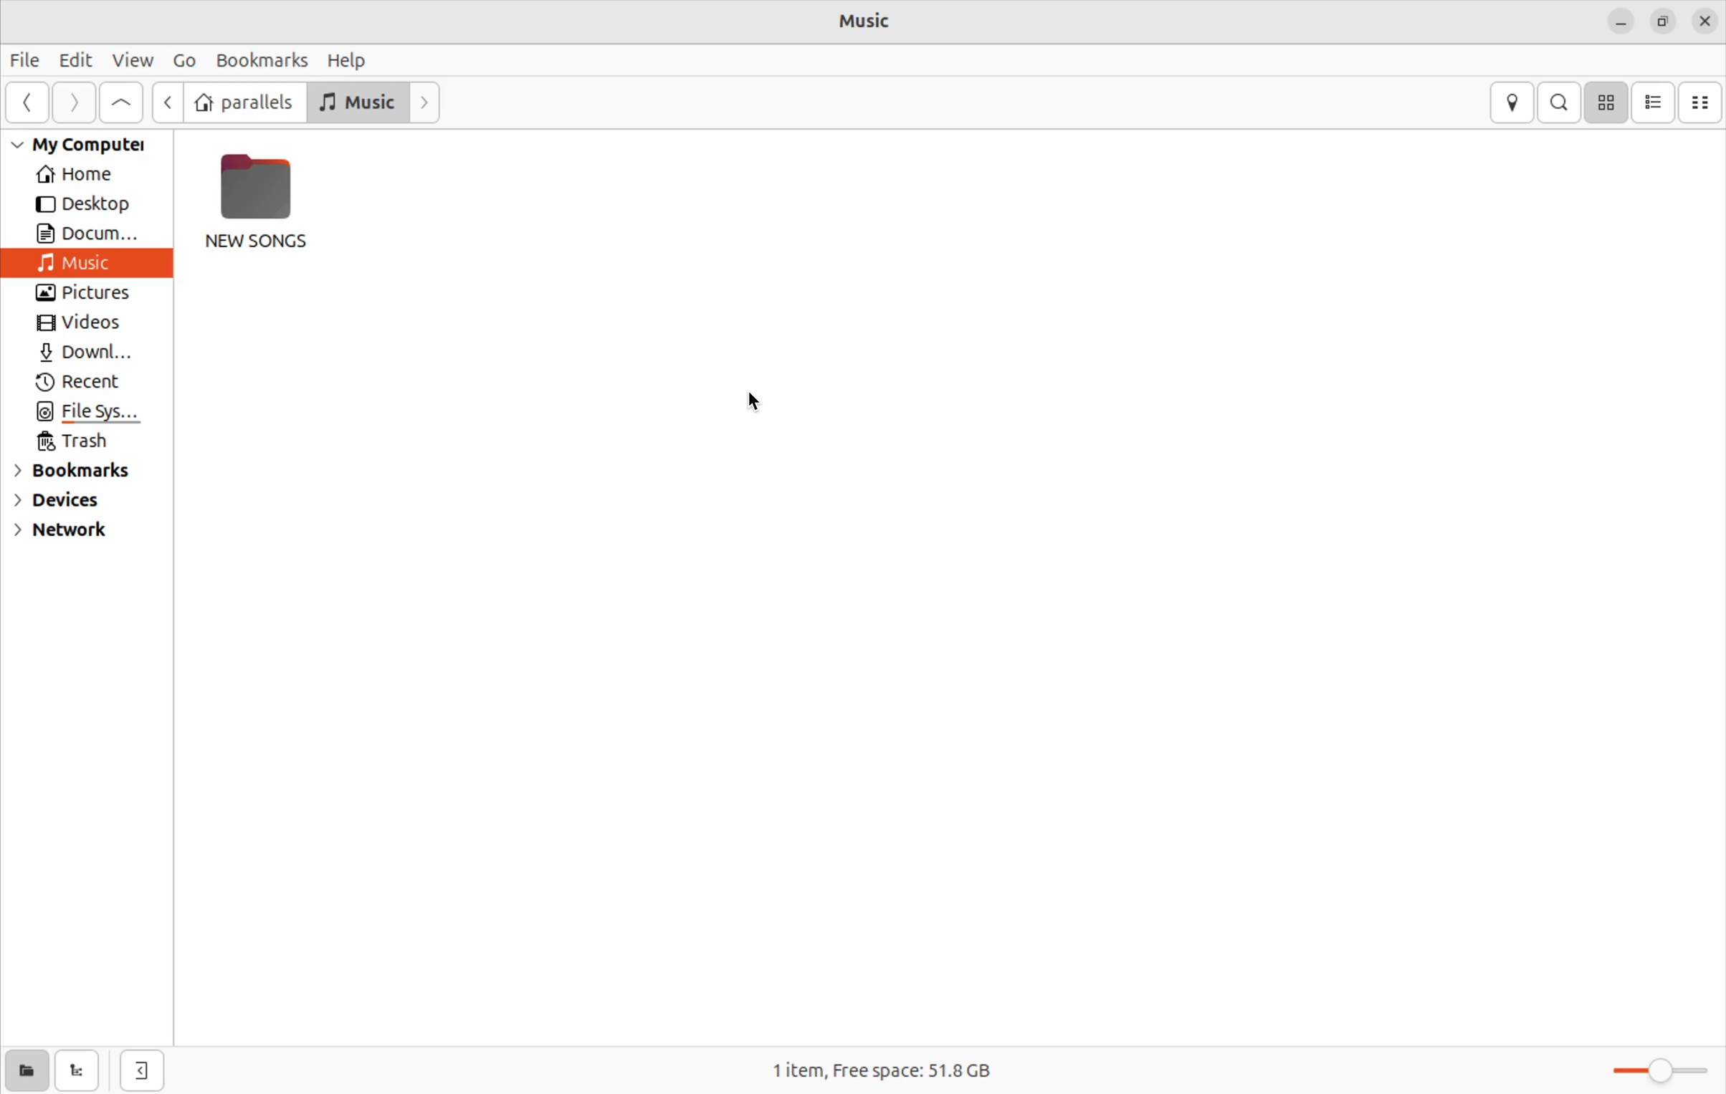 The width and height of the screenshot is (1726, 1094). What do you see at coordinates (353, 59) in the screenshot?
I see `Help` at bounding box center [353, 59].